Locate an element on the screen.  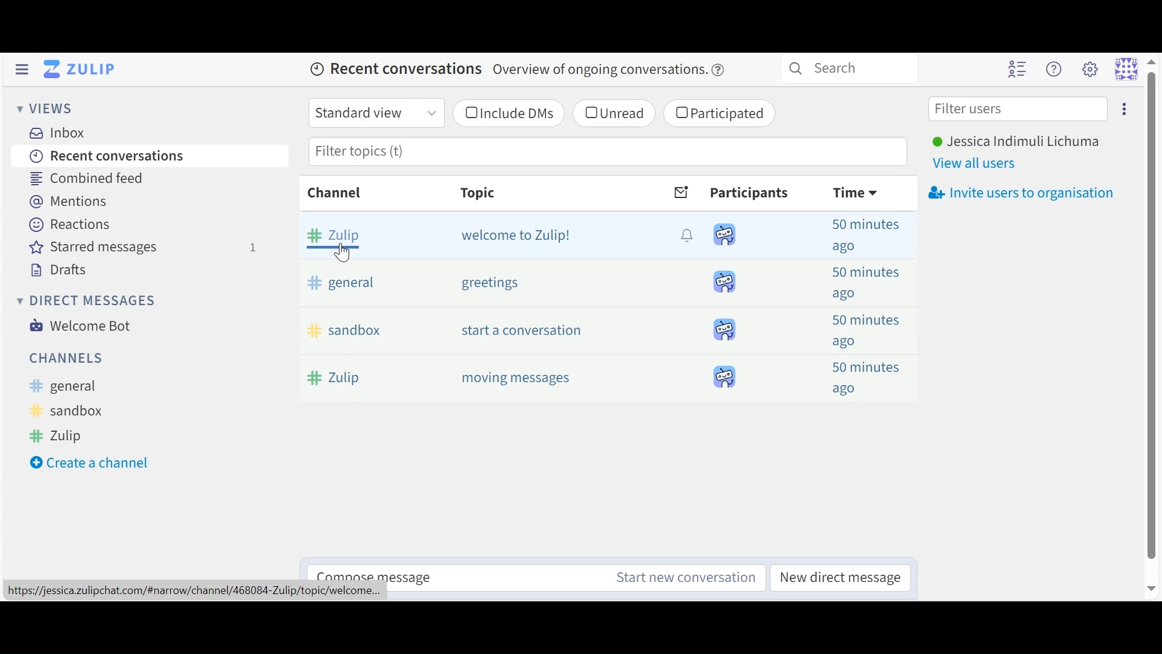
Reactions is located at coordinates (68, 225).